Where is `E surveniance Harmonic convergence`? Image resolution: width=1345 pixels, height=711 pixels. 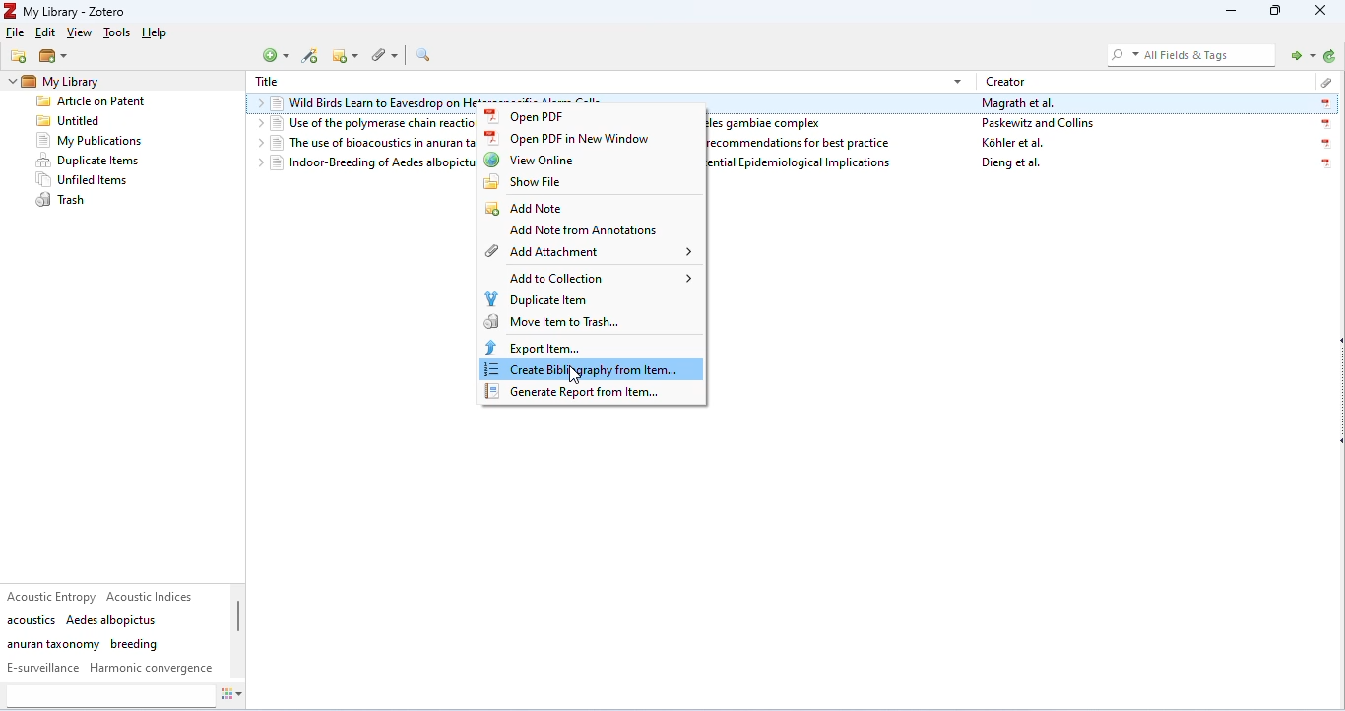 E surveniance Harmonic convergence is located at coordinates (110, 668).